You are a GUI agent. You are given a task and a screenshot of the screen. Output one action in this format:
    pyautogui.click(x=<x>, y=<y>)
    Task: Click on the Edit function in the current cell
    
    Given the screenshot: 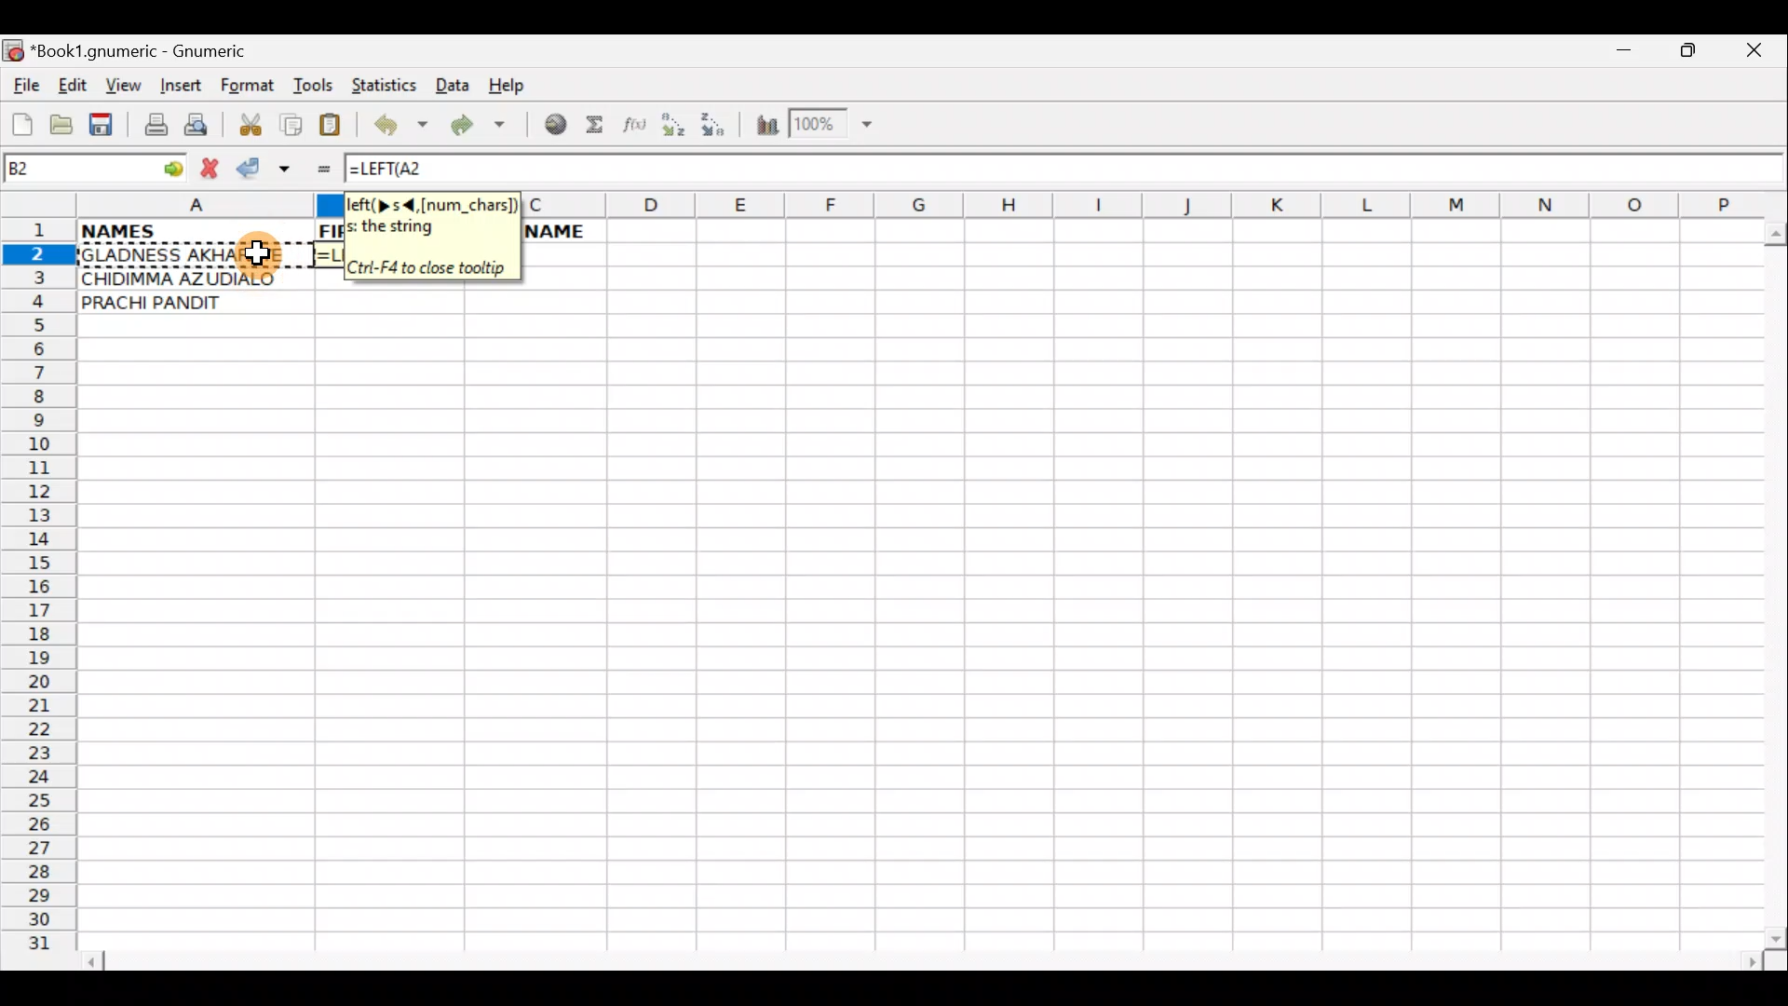 What is the action you would take?
    pyautogui.click(x=638, y=129)
    